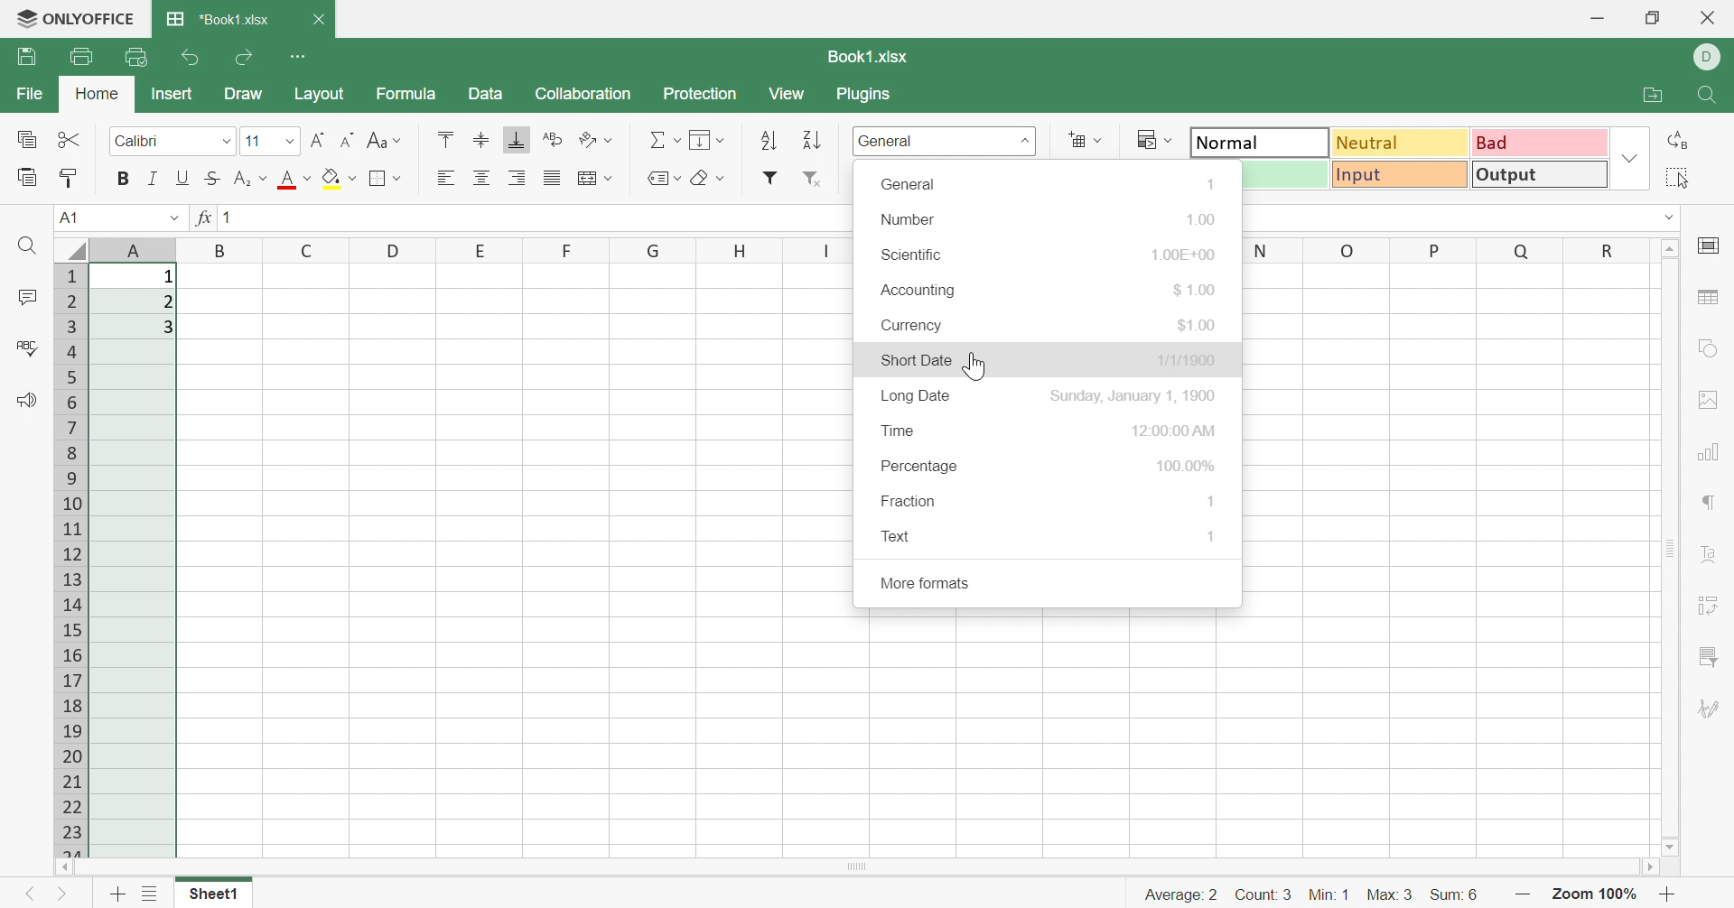  I want to click on Zoom in, so click(1670, 894).